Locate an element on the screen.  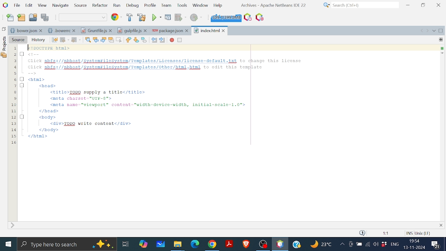
1 2 3 4 5 6. 7 8 9 10 11 12 13 14 15 16 is located at coordinates (14, 97).